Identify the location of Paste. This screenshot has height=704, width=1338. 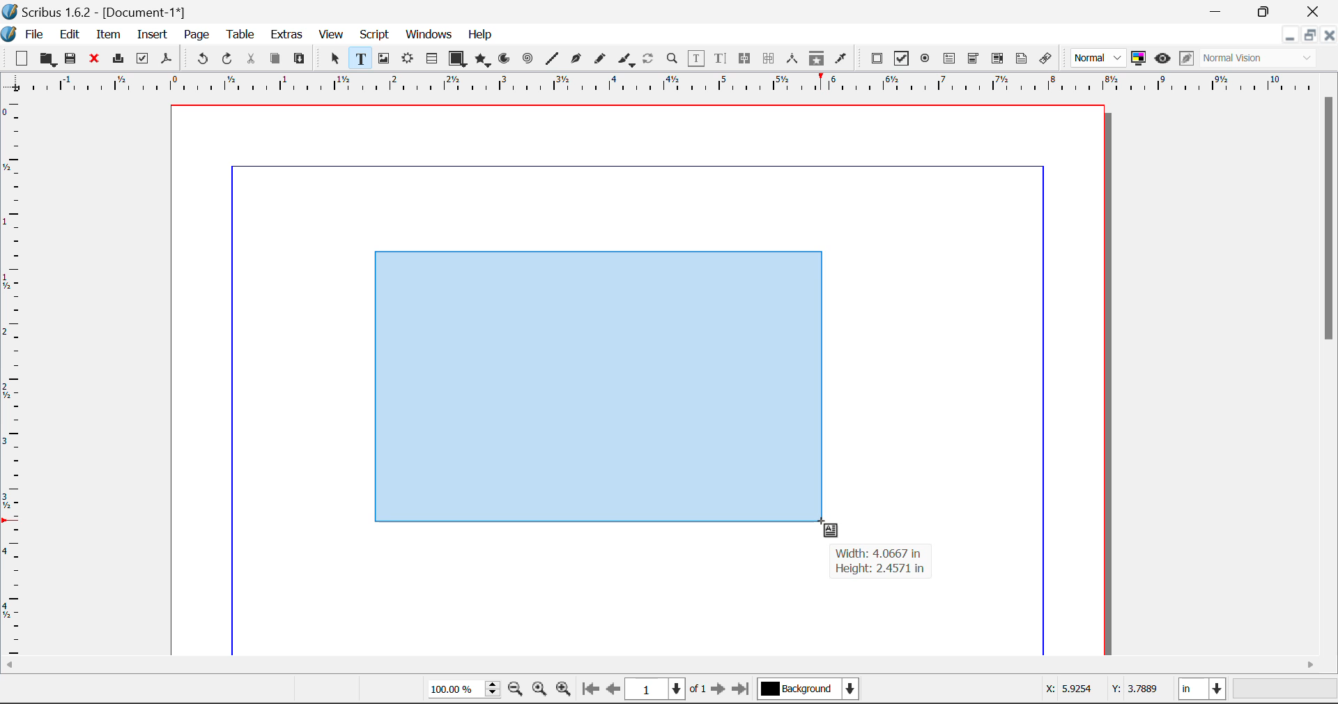
(300, 59).